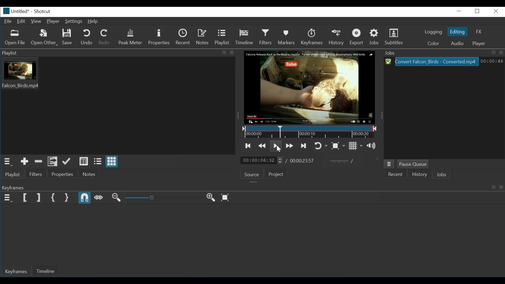 This screenshot has height=284, width=505. I want to click on Set First Simple Keyframe, so click(53, 198).